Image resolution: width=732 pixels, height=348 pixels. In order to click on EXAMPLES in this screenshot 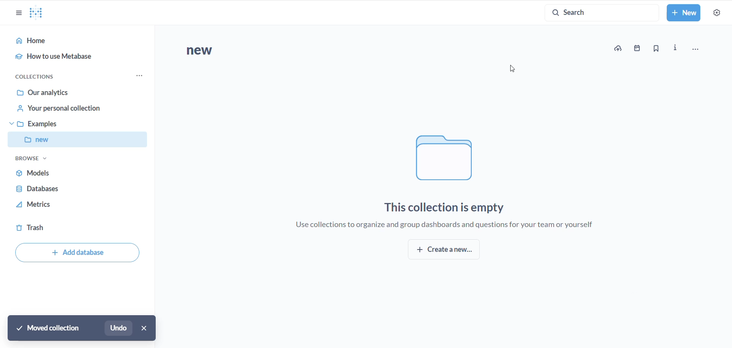, I will do `click(61, 126)`.